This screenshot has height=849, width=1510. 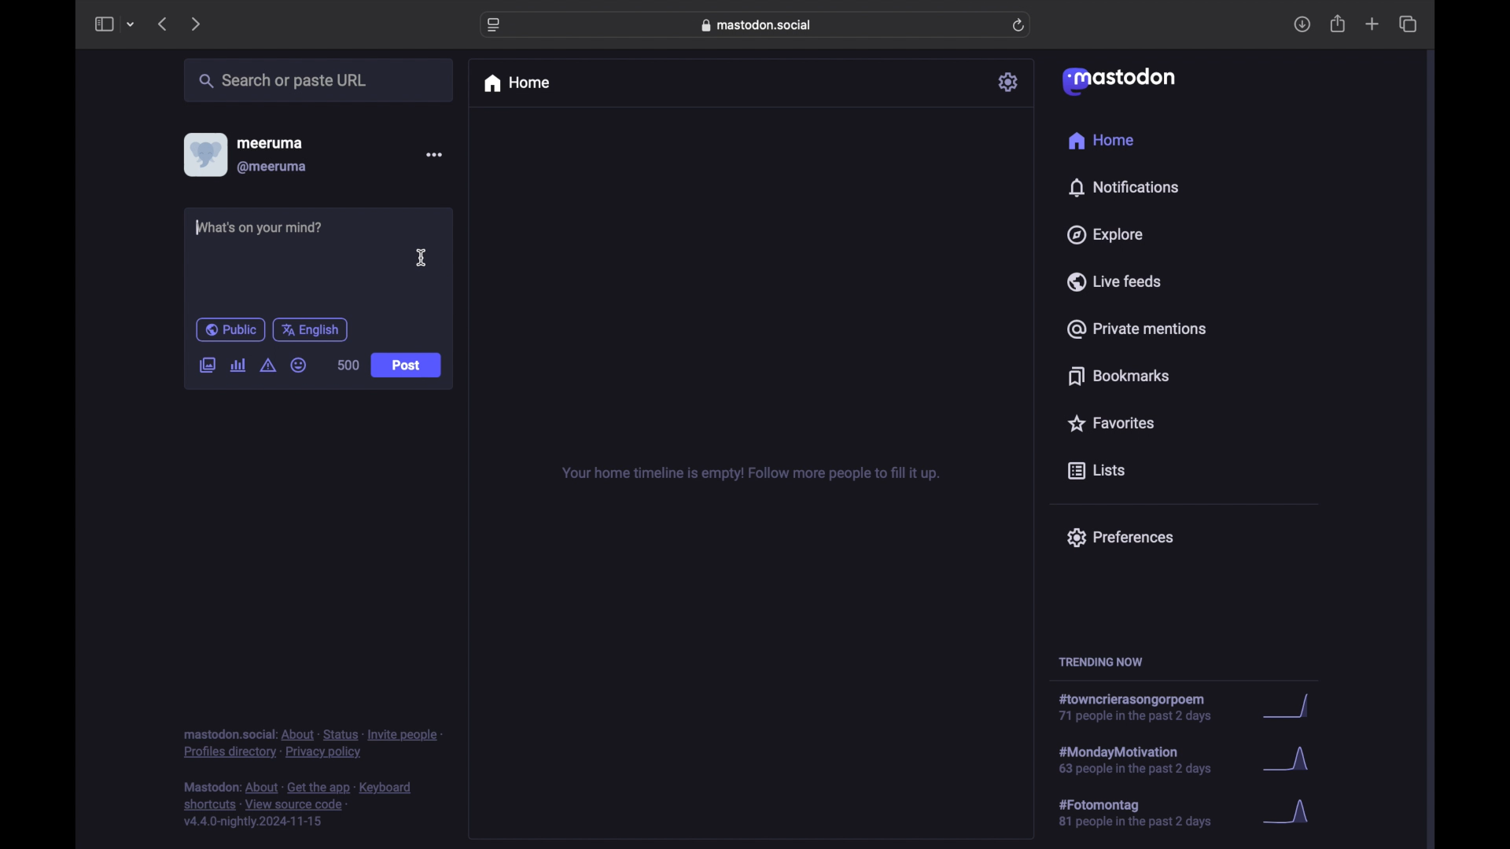 What do you see at coordinates (1291, 813) in the screenshot?
I see `graph` at bounding box center [1291, 813].